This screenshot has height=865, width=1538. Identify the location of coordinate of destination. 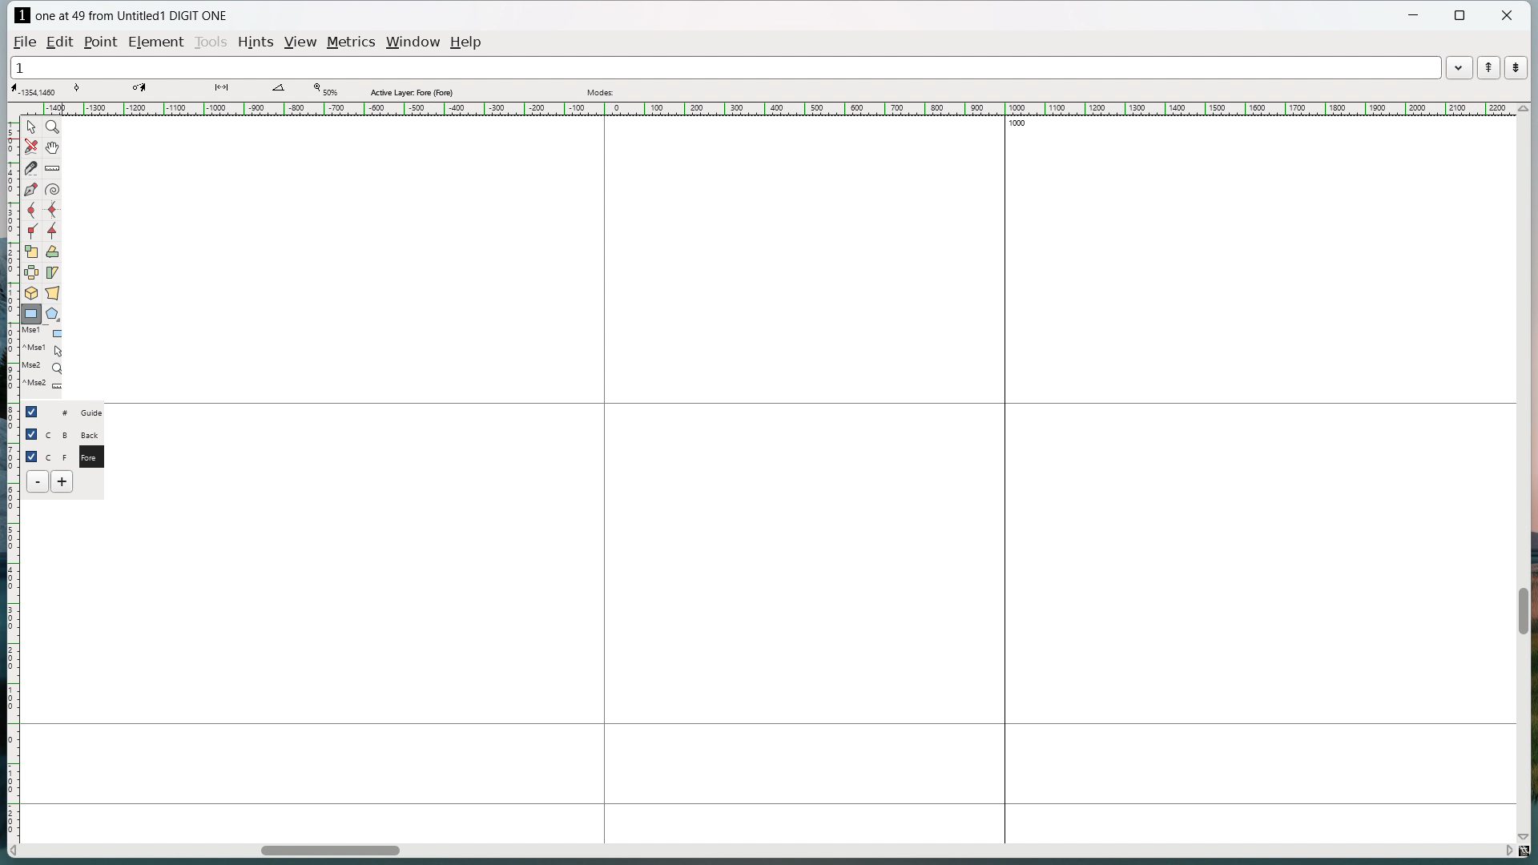
(142, 89).